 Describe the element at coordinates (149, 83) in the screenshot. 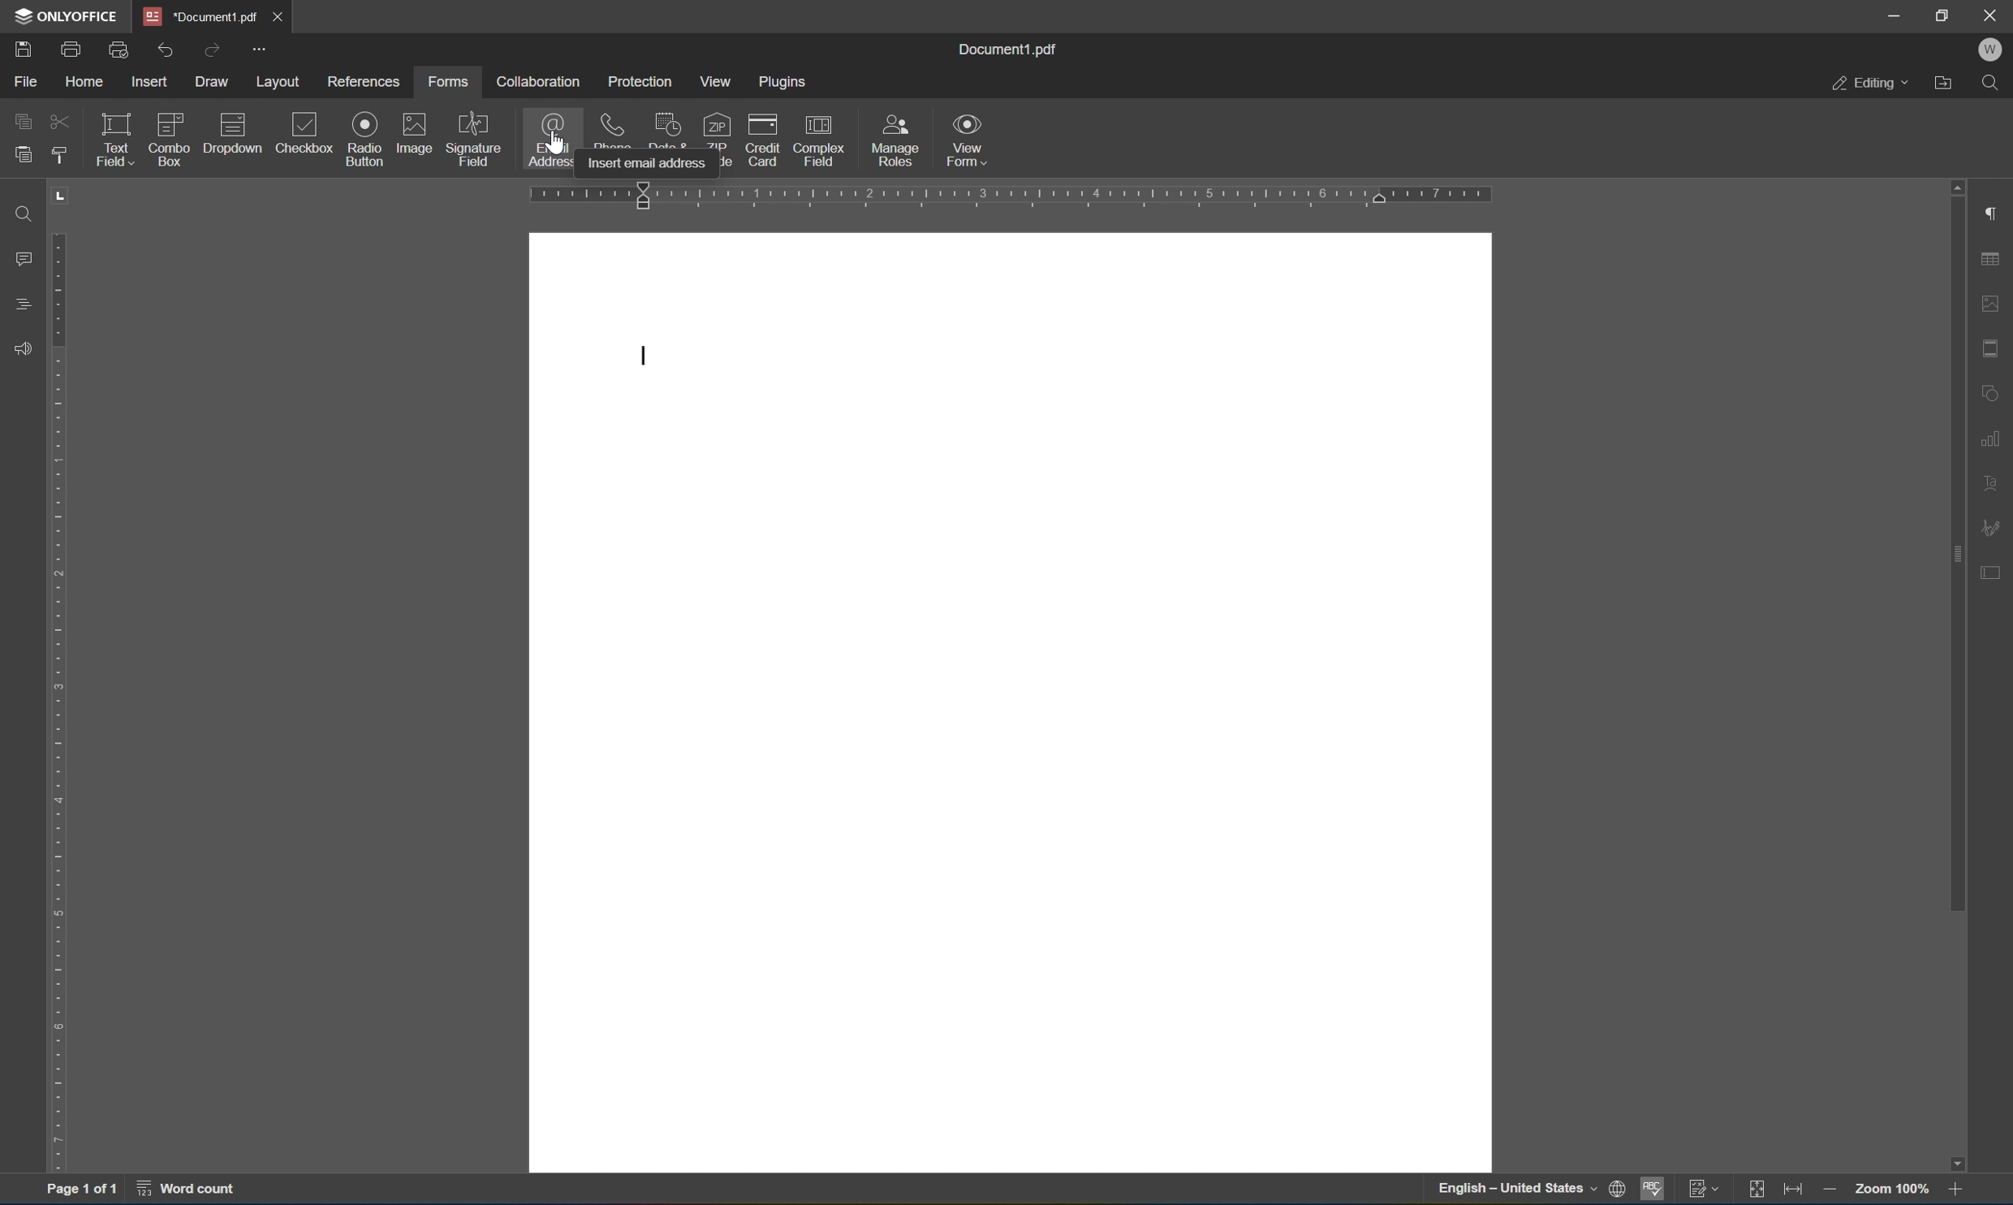

I see `insert` at that location.